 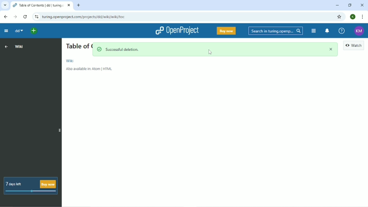 What do you see at coordinates (77, 47) in the screenshot?
I see `Table of contents` at bounding box center [77, 47].